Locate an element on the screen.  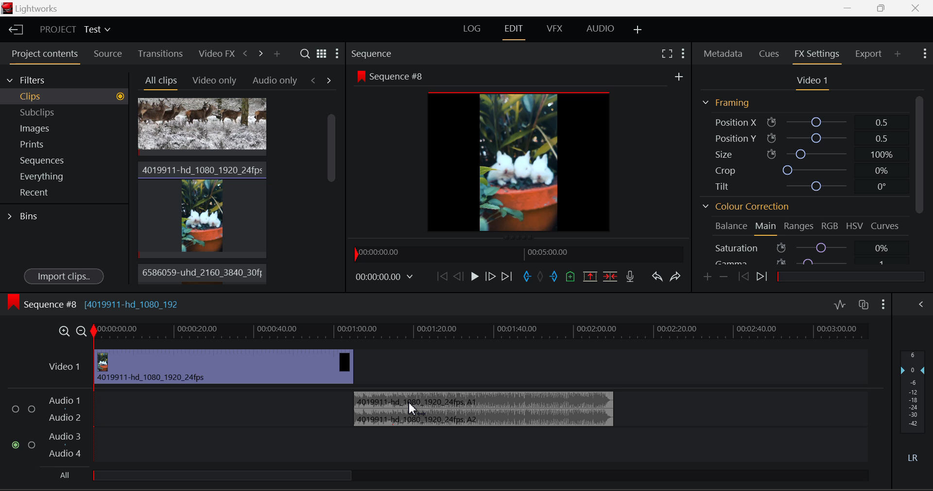
Frame Time is located at coordinates (388, 278).